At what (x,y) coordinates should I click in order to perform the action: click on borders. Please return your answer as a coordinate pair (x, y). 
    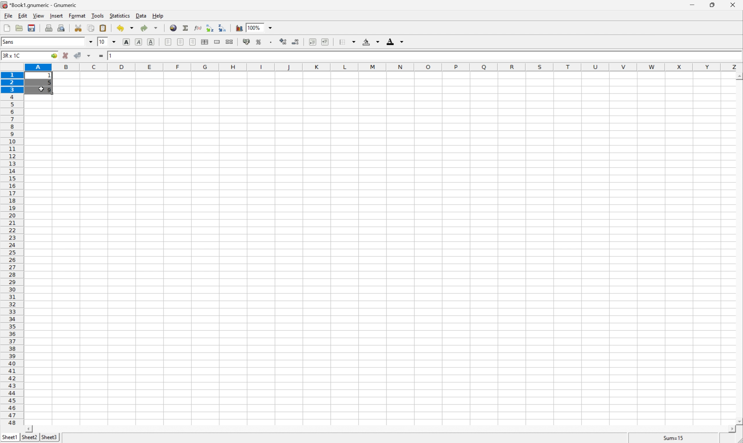
    Looking at the image, I should click on (346, 42).